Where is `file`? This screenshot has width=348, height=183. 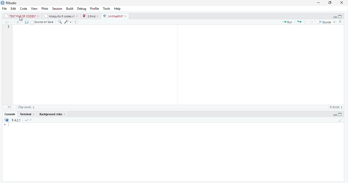
file is located at coordinates (5, 8).